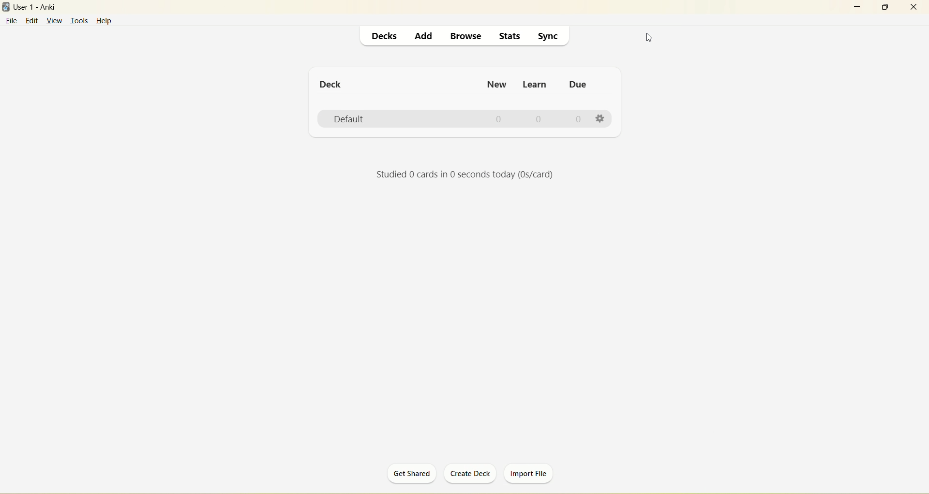  Describe the element at coordinates (12, 21) in the screenshot. I see `file` at that location.